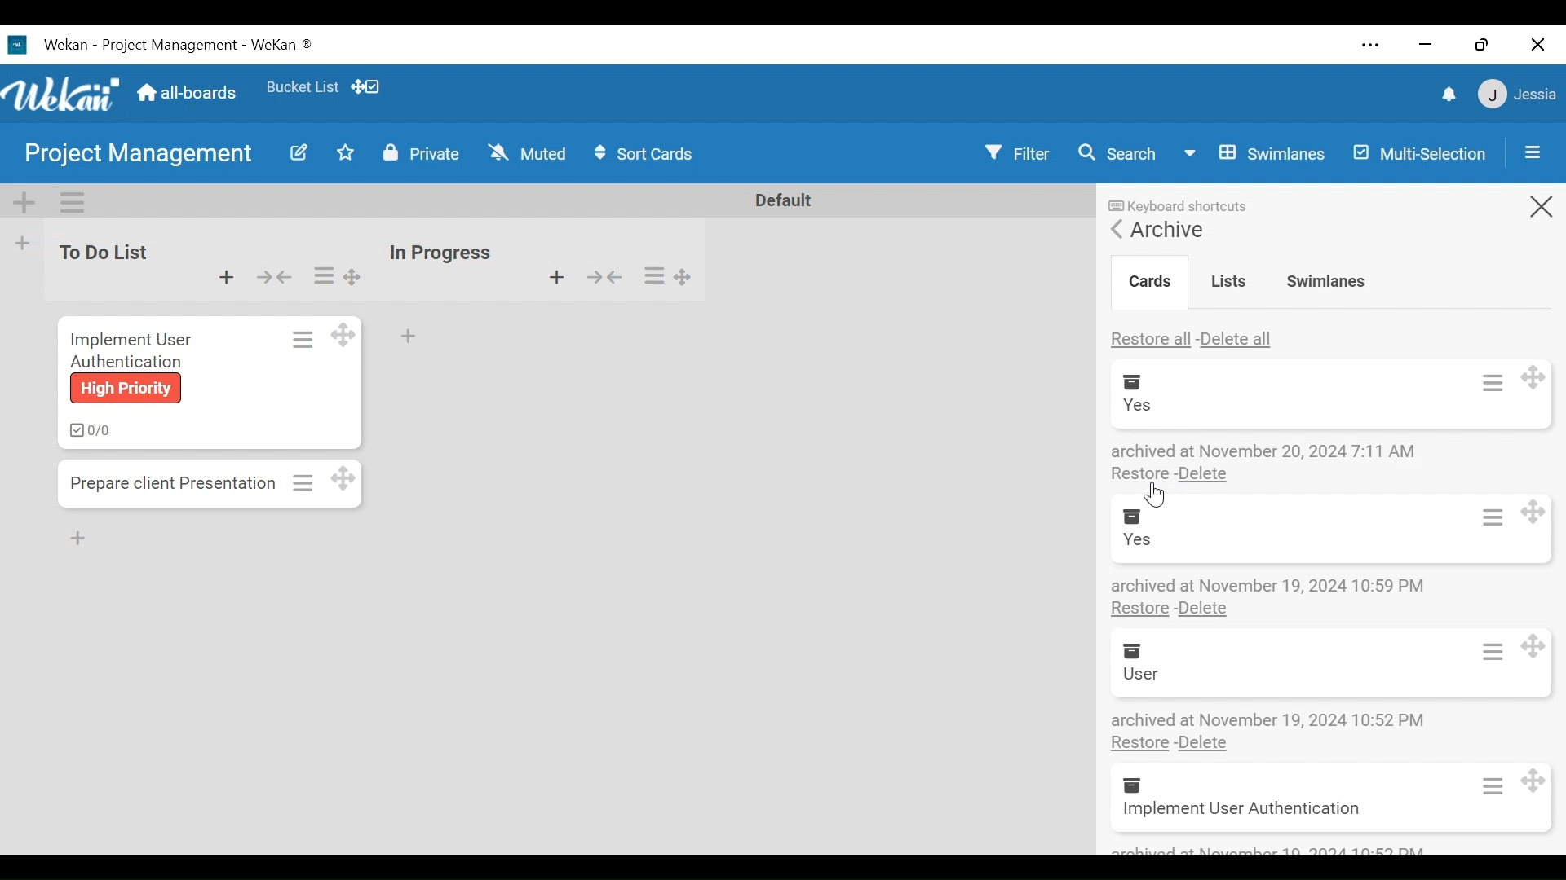  What do you see at coordinates (782, 200) in the screenshot?
I see `Default Name` at bounding box center [782, 200].